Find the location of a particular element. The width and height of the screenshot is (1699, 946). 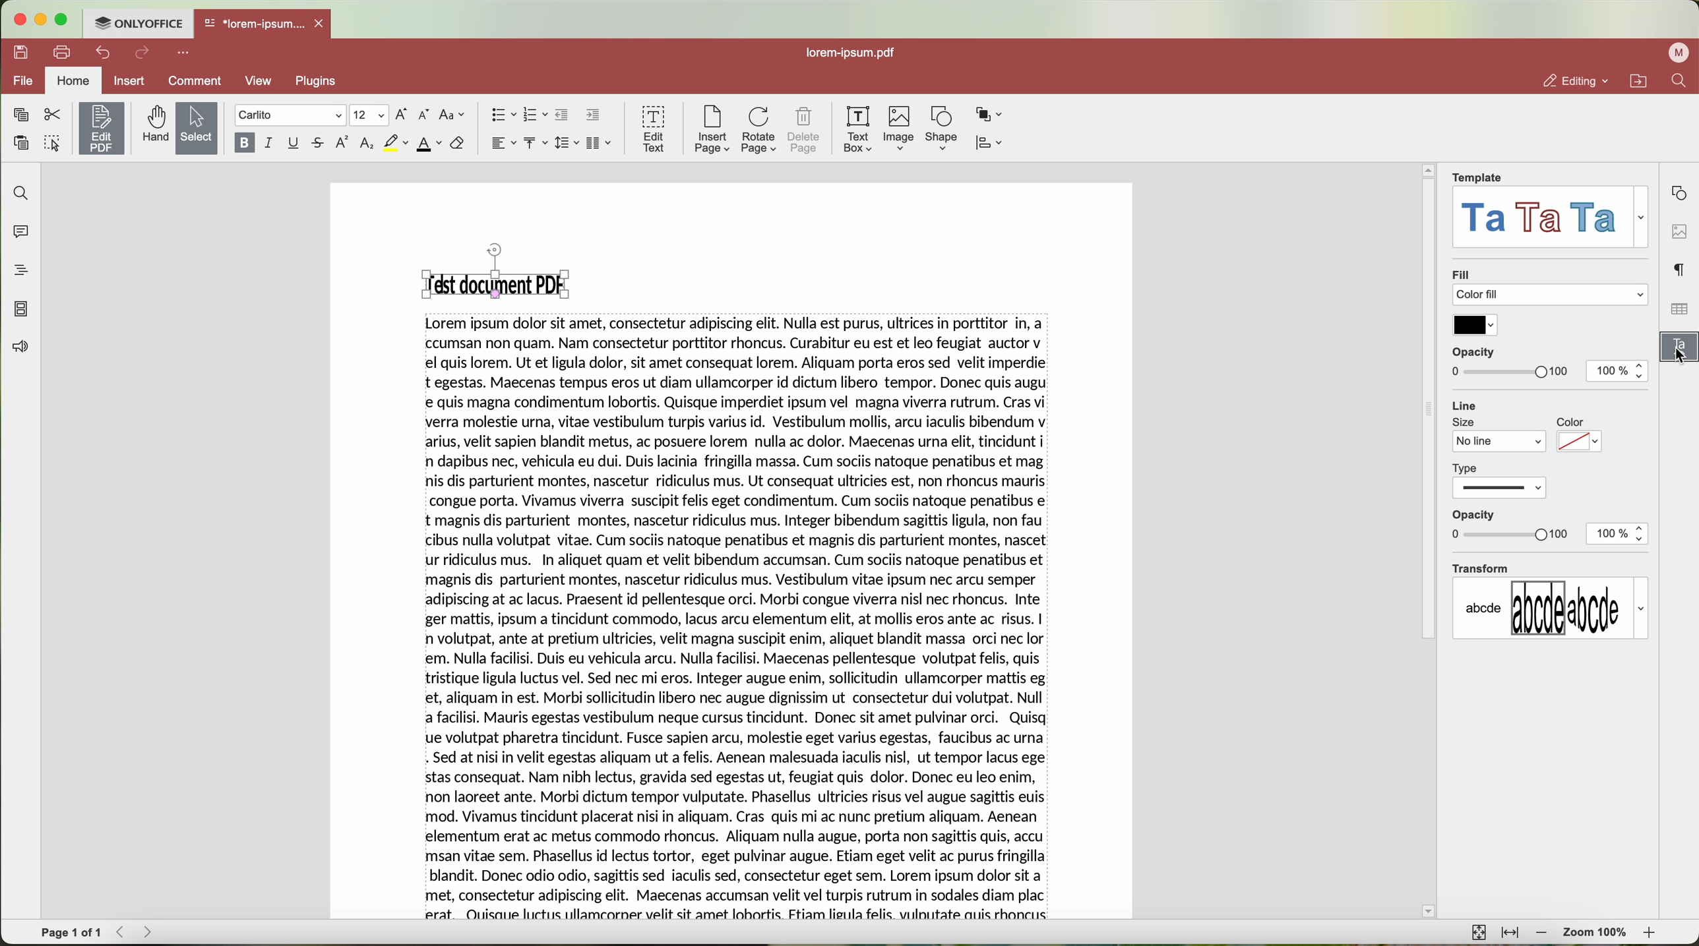

maximize is located at coordinates (67, 19).